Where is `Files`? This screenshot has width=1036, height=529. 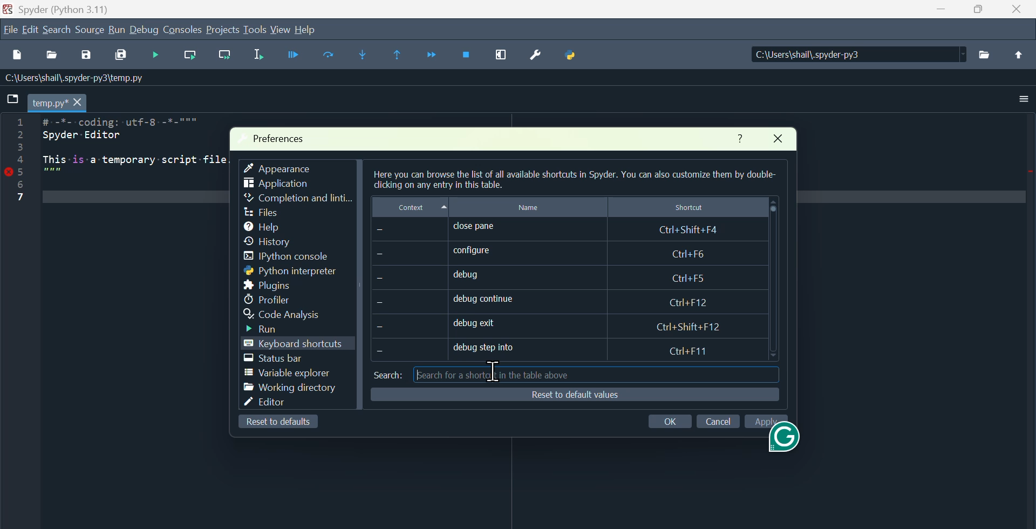
Files is located at coordinates (261, 213).